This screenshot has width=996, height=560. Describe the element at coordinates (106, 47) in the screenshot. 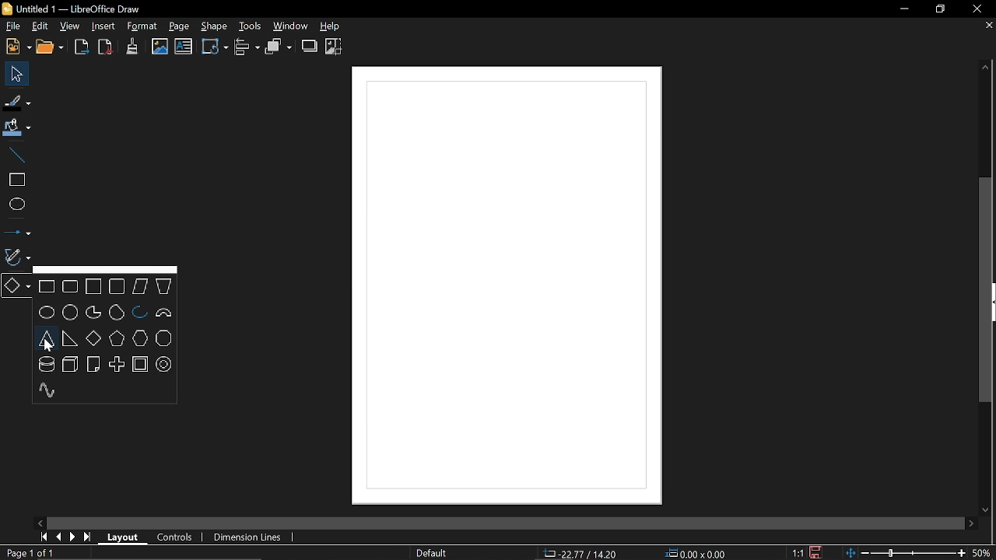

I see `Export as pdf` at that location.